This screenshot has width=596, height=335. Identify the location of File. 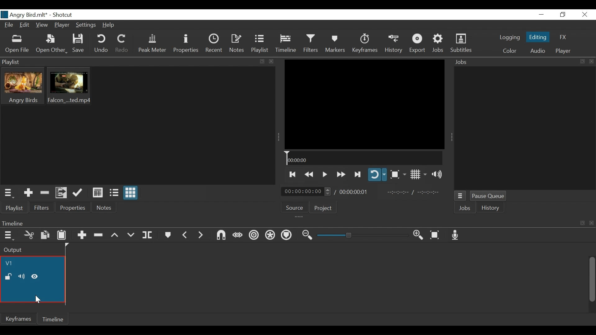
(9, 24).